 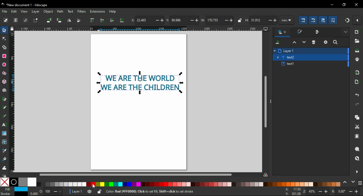 I want to click on stroke and fill, so click(x=300, y=32).